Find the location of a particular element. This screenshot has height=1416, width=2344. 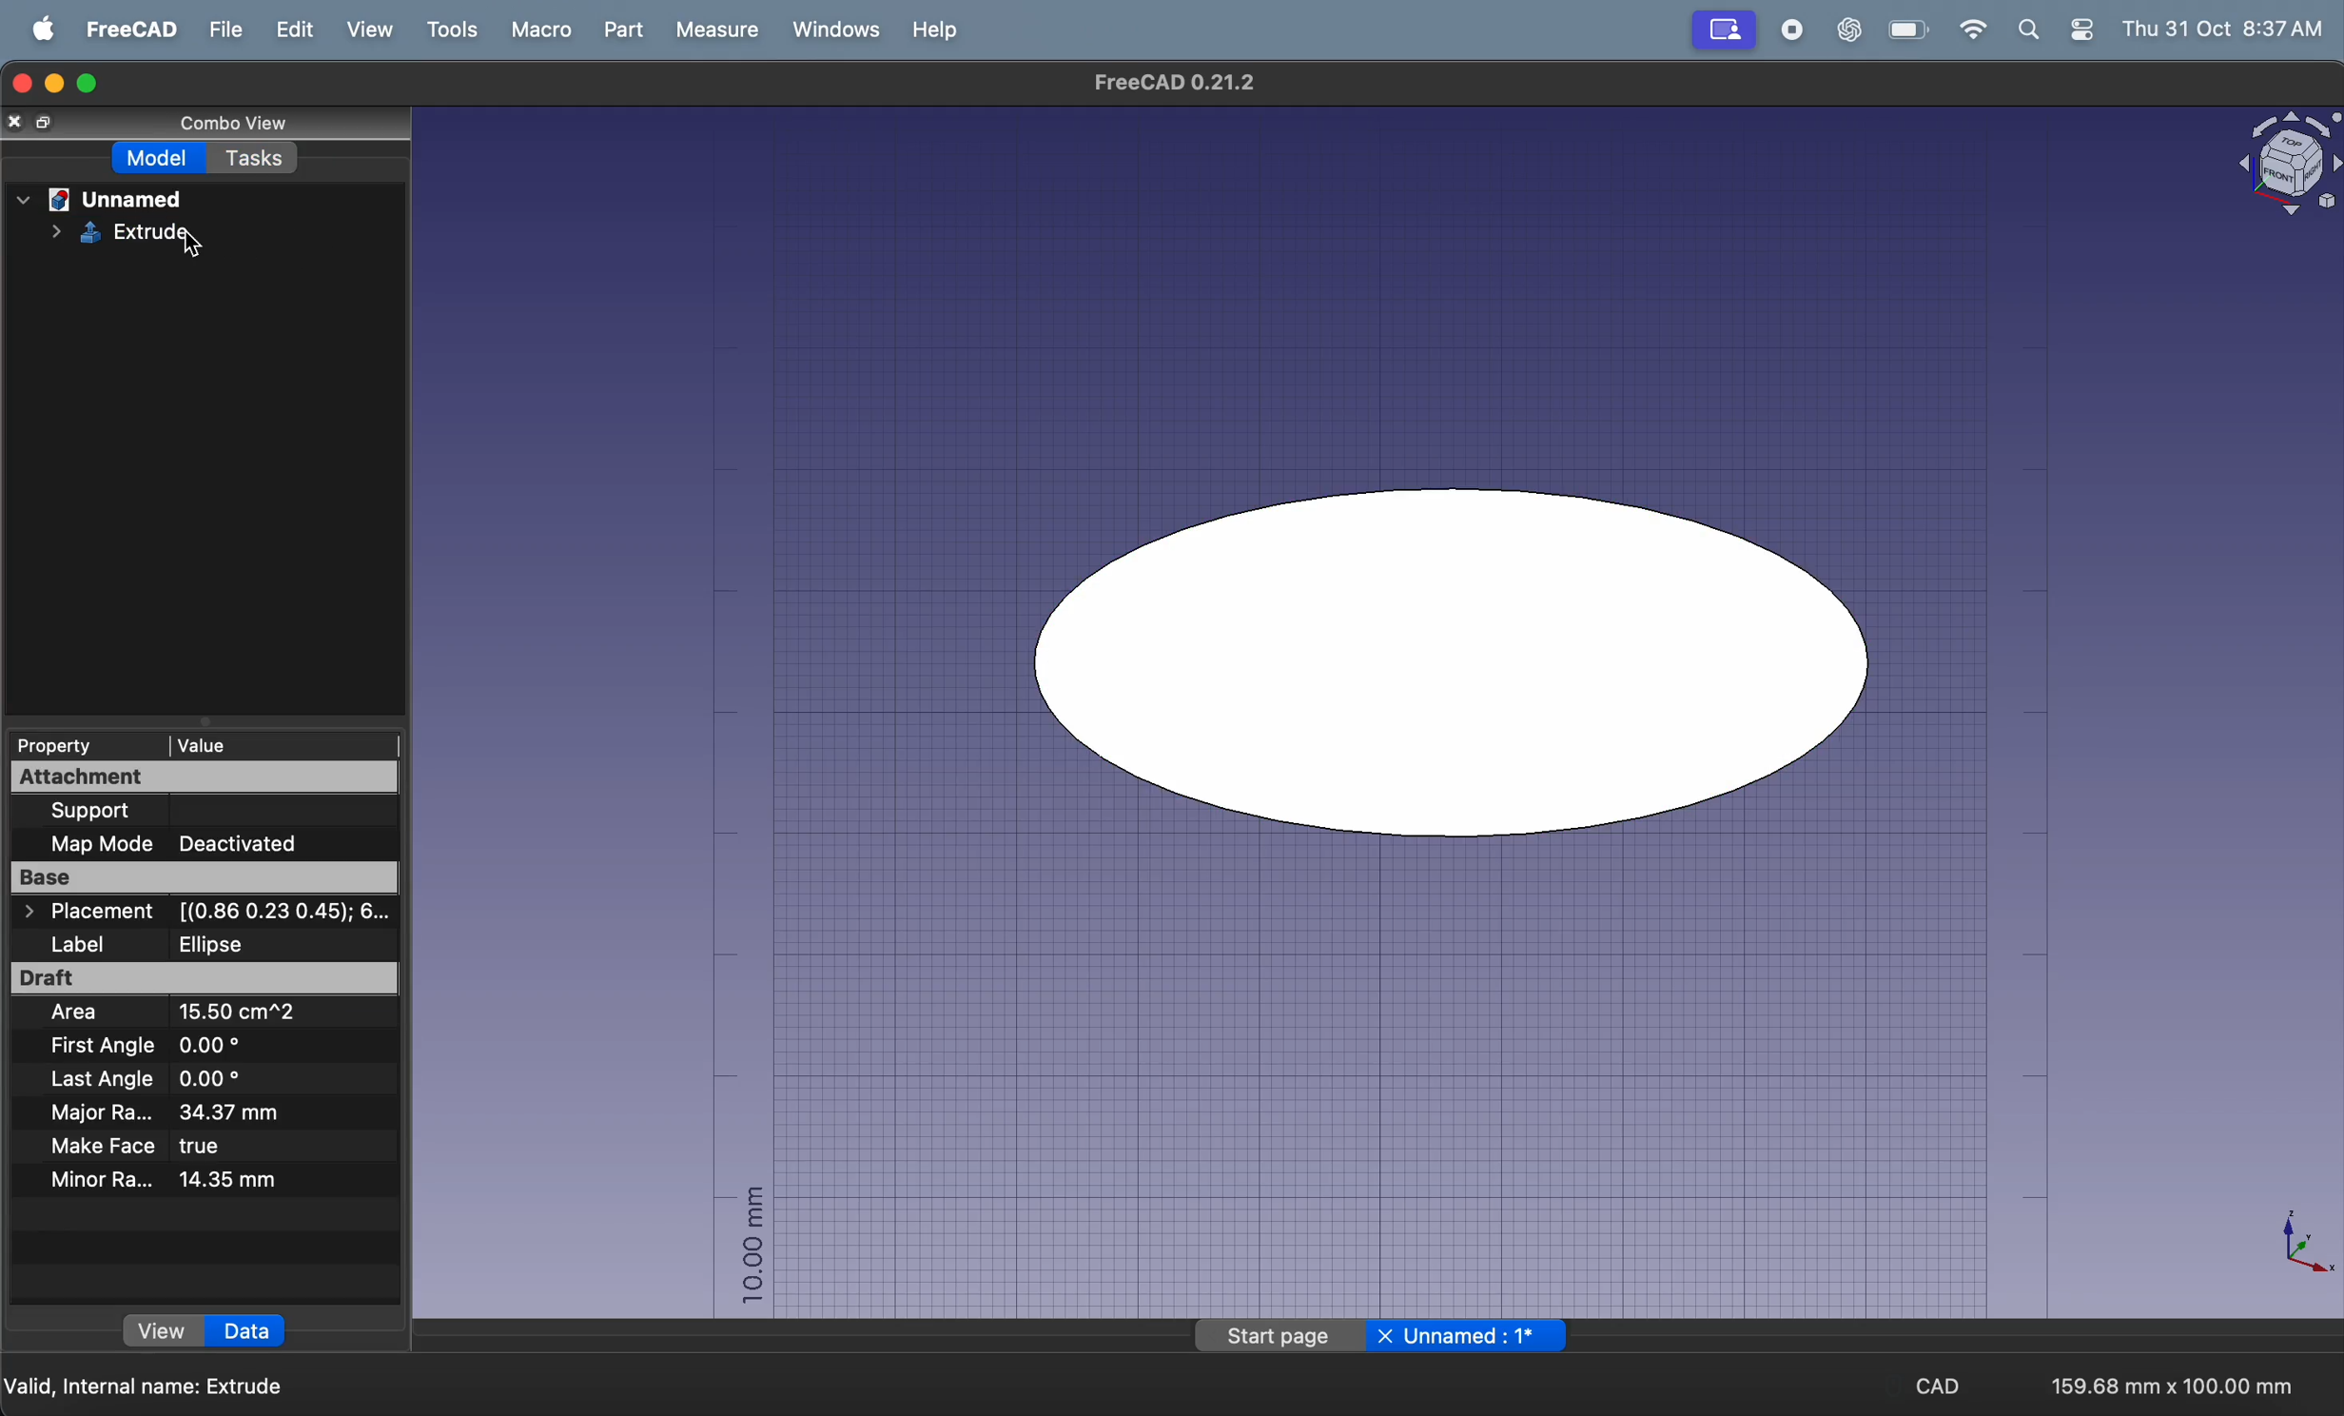

freecad is located at coordinates (125, 31).